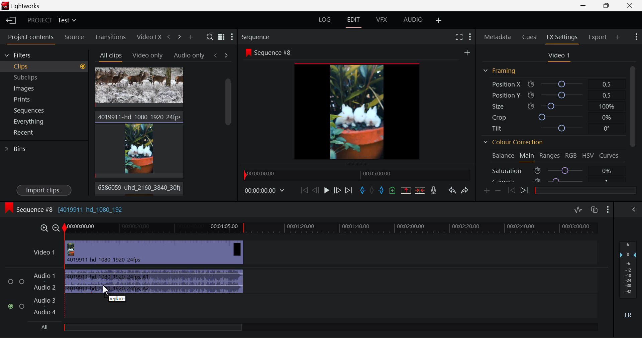 The image size is (642, 338). Describe the element at coordinates (502, 156) in the screenshot. I see `Balance` at that location.